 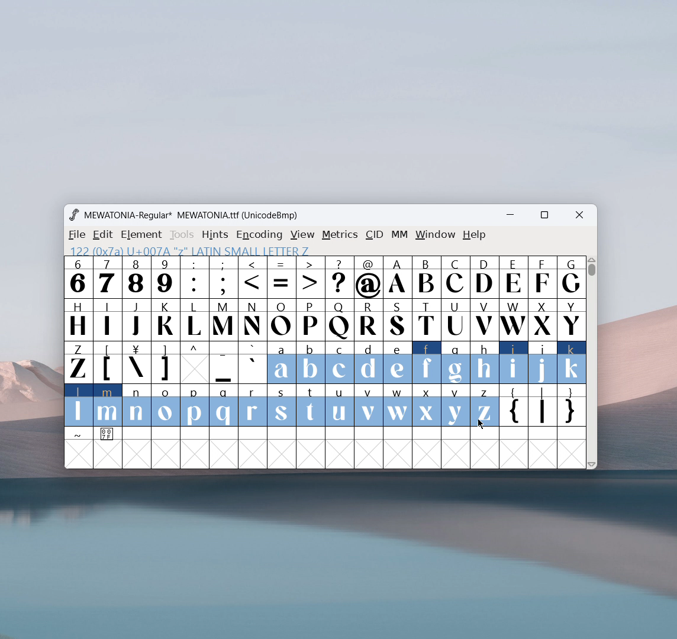 What do you see at coordinates (483, 276) in the screenshot?
I see `D` at bounding box center [483, 276].